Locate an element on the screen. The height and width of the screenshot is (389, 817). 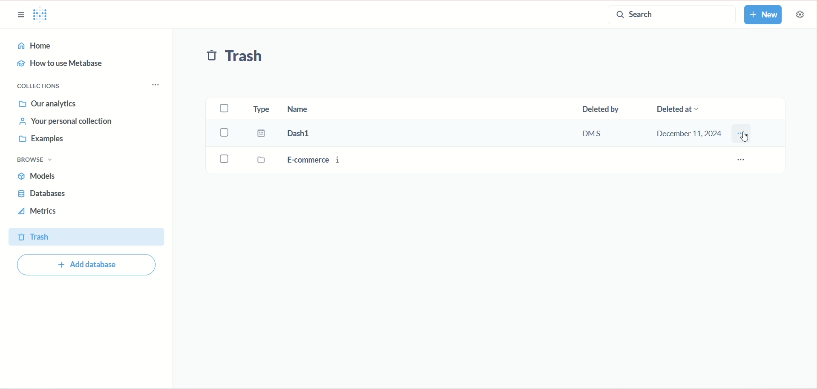
dashboard icon is located at coordinates (263, 134).